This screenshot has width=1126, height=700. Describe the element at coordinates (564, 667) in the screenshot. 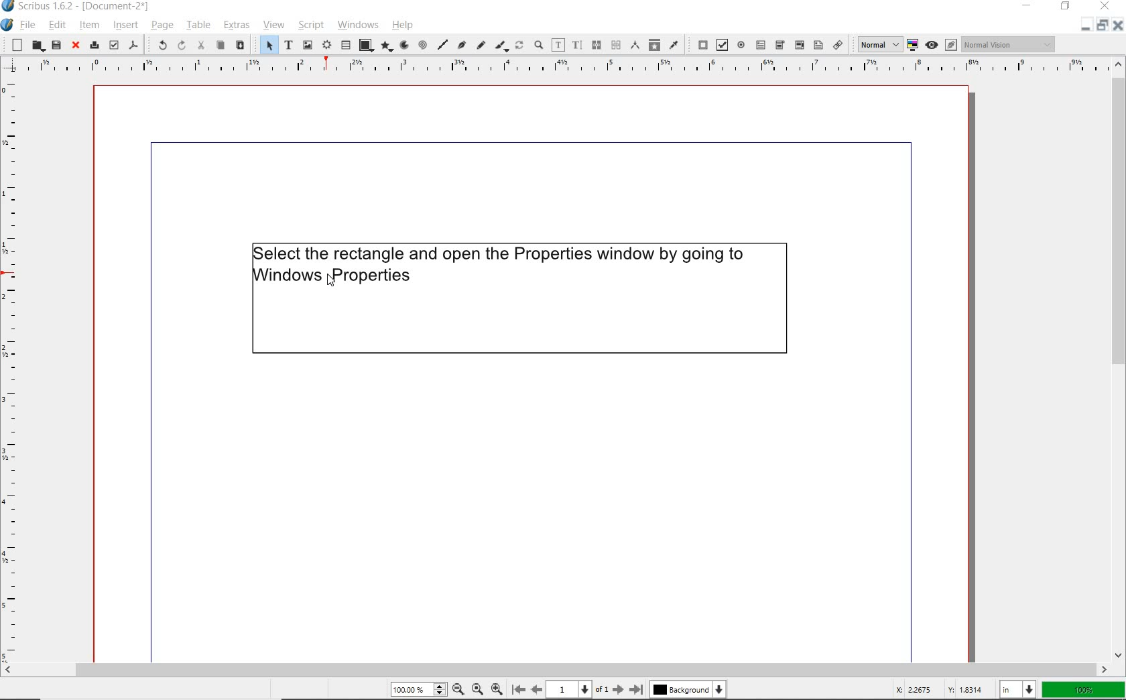

I see `Scroll Bar` at that location.